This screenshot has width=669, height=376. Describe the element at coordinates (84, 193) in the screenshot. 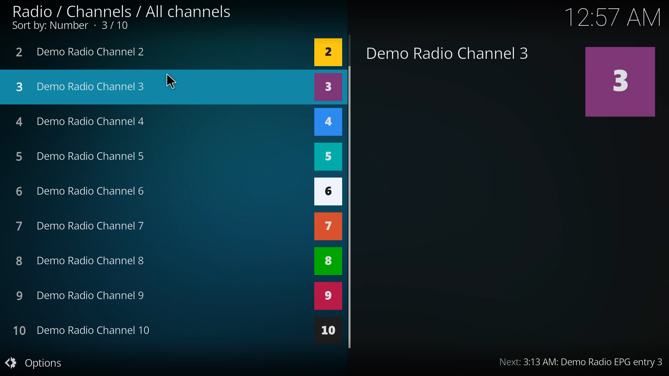

I see `6 Demo Radio Channel 6` at that location.